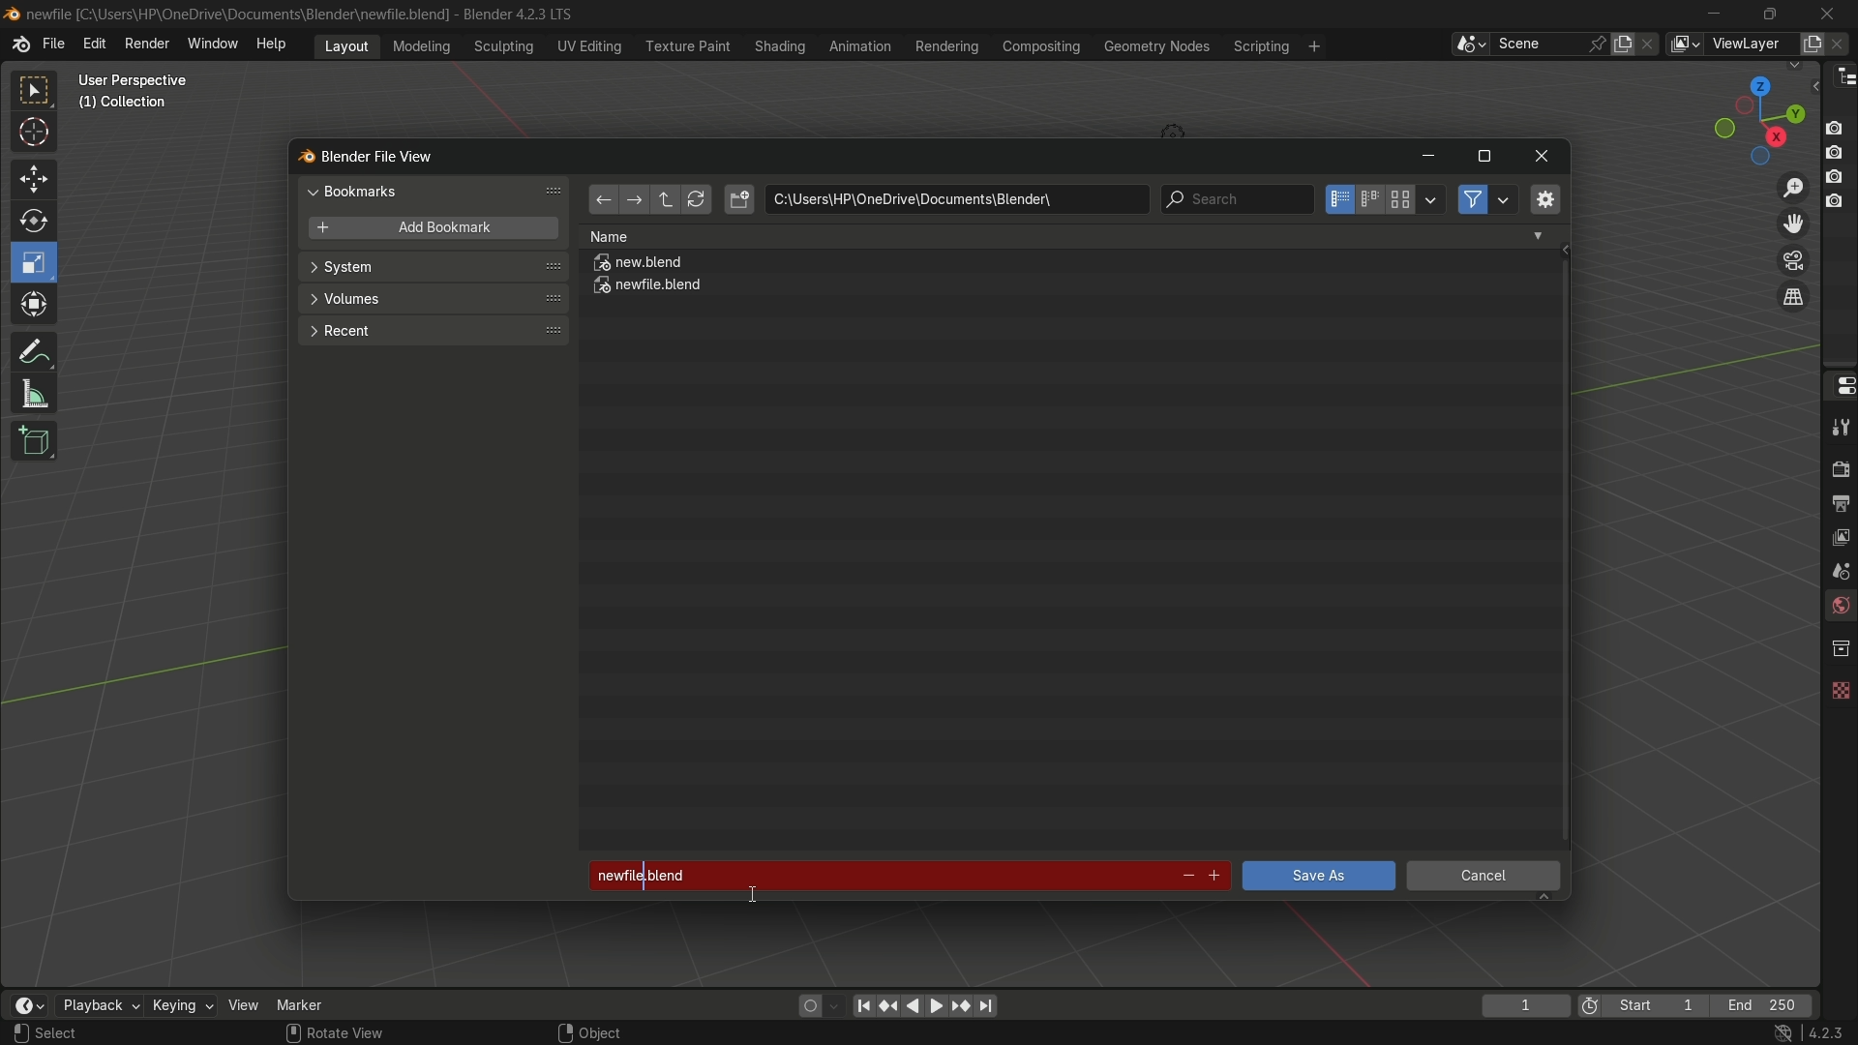  I want to click on move view layer, so click(1792, 223).